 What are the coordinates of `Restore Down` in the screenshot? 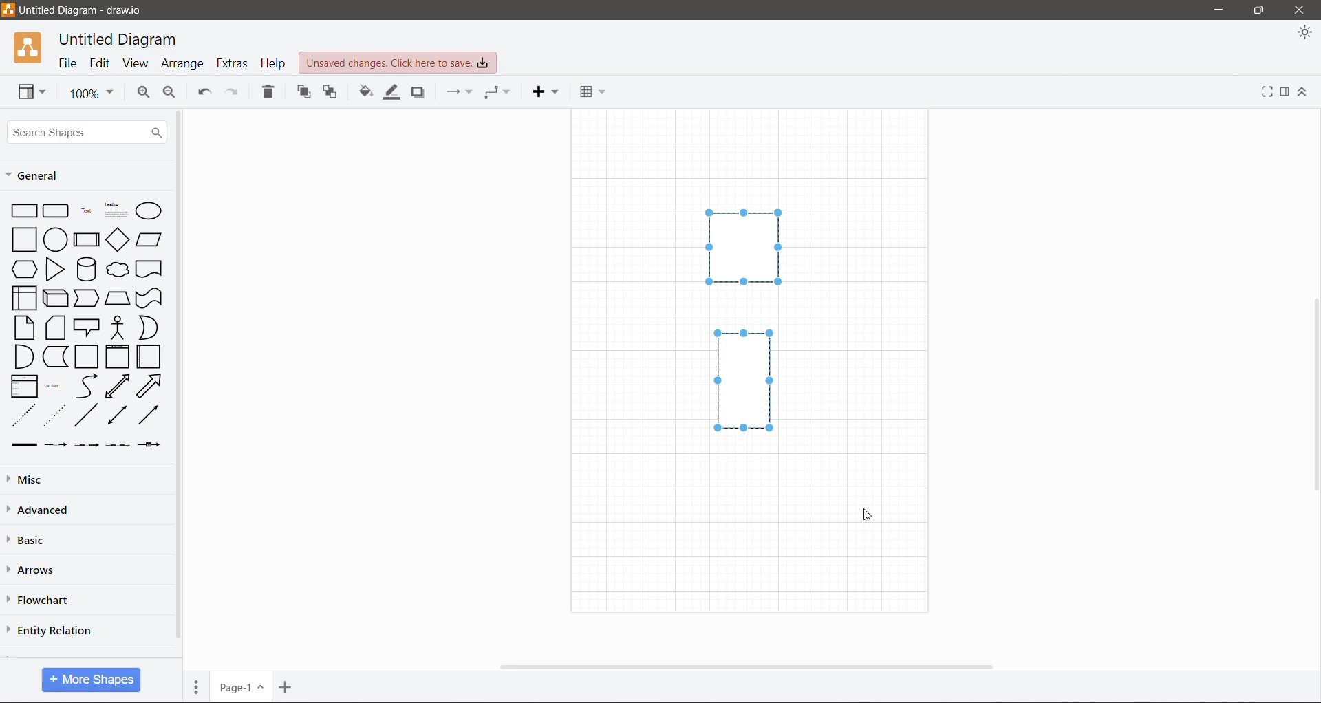 It's located at (1259, 10).